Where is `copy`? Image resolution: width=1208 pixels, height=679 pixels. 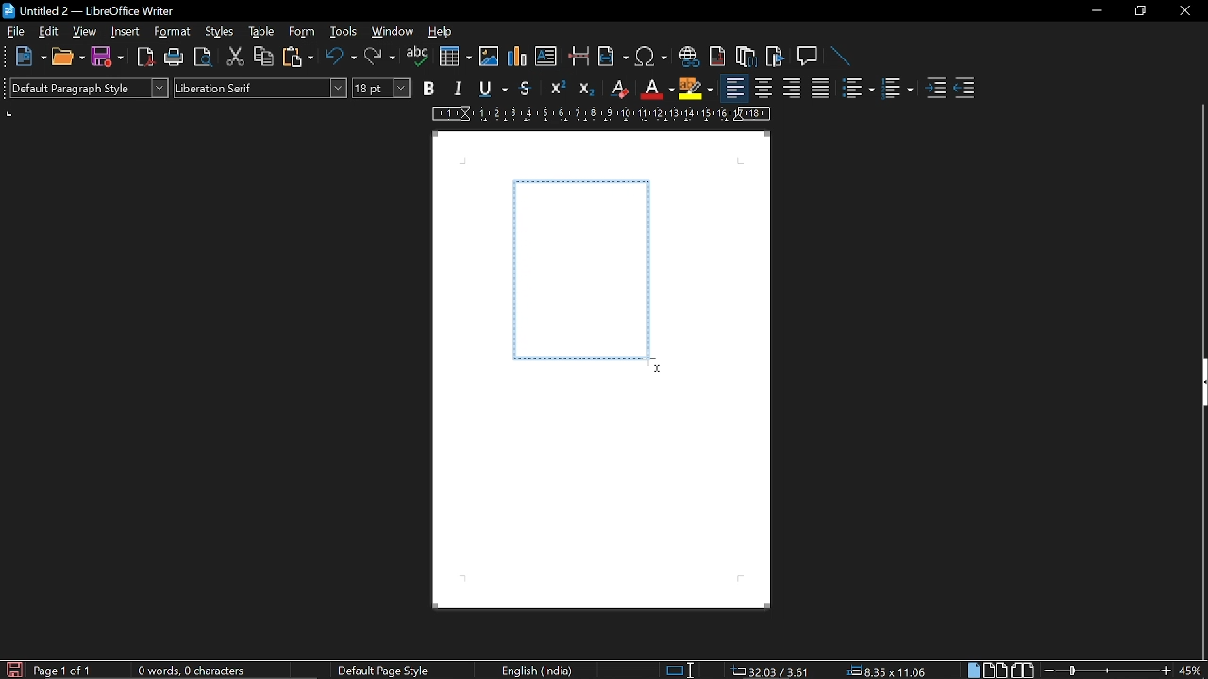 copy is located at coordinates (262, 58).